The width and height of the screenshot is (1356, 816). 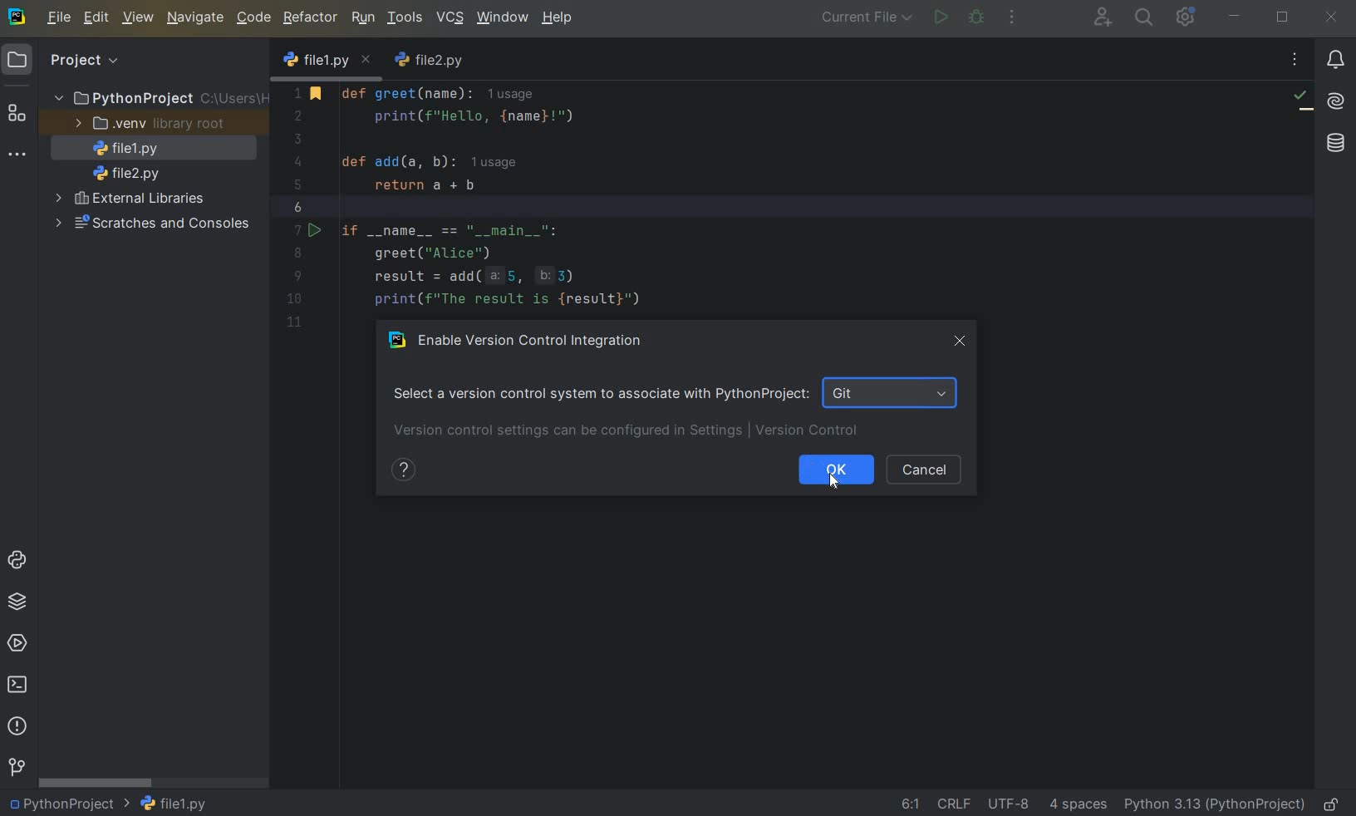 What do you see at coordinates (254, 18) in the screenshot?
I see `code` at bounding box center [254, 18].